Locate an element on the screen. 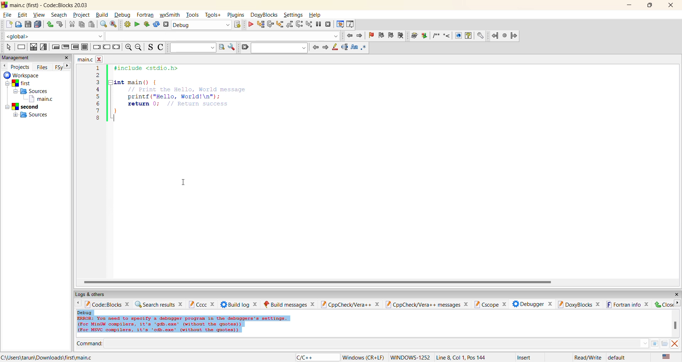 The width and height of the screenshot is (682, 362). cppcheck/vera++messages is located at coordinates (428, 304).